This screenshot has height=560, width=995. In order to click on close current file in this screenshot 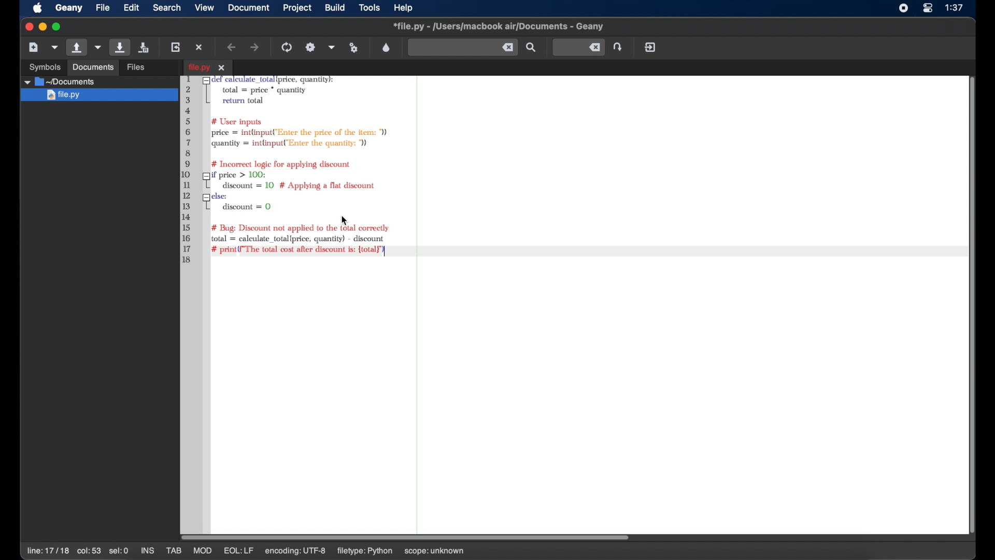, I will do `click(200, 47)`.